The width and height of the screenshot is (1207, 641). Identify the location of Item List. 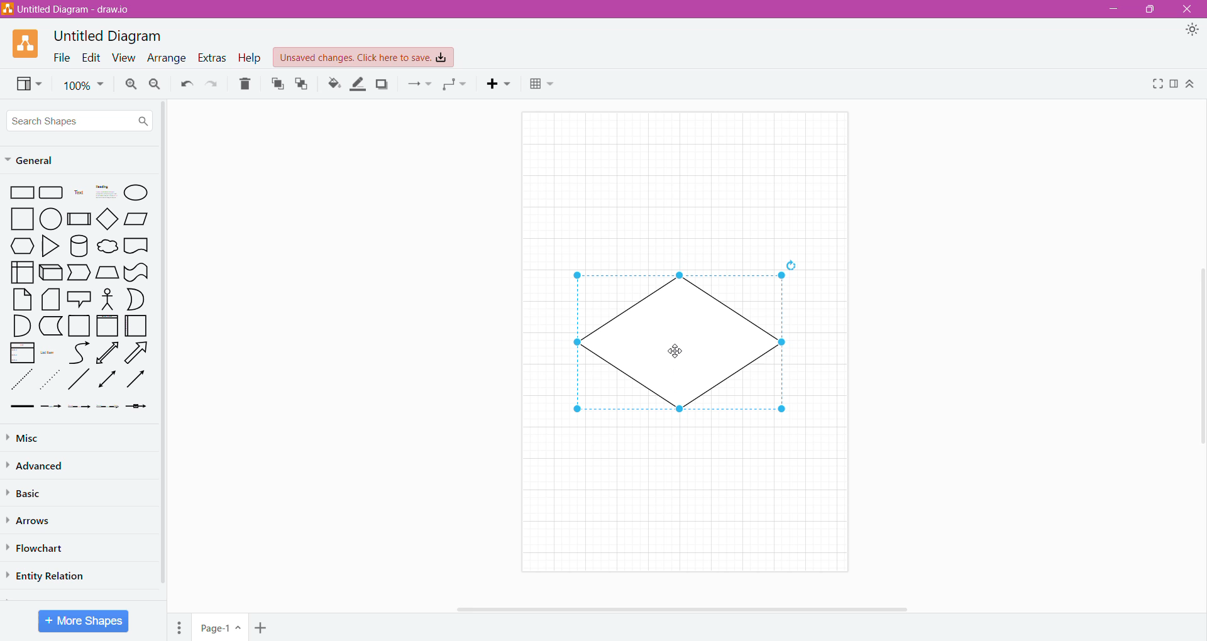
(22, 353).